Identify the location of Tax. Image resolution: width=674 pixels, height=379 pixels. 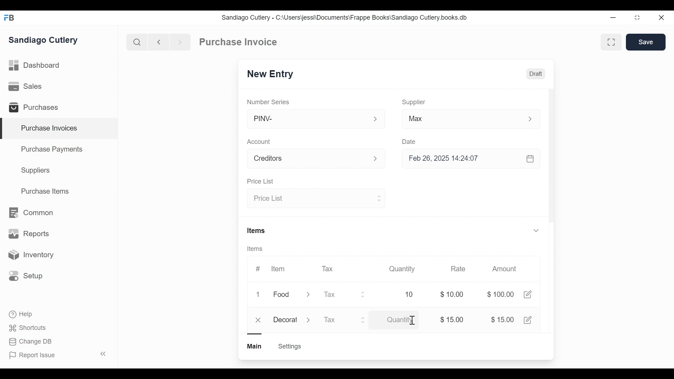
(338, 294).